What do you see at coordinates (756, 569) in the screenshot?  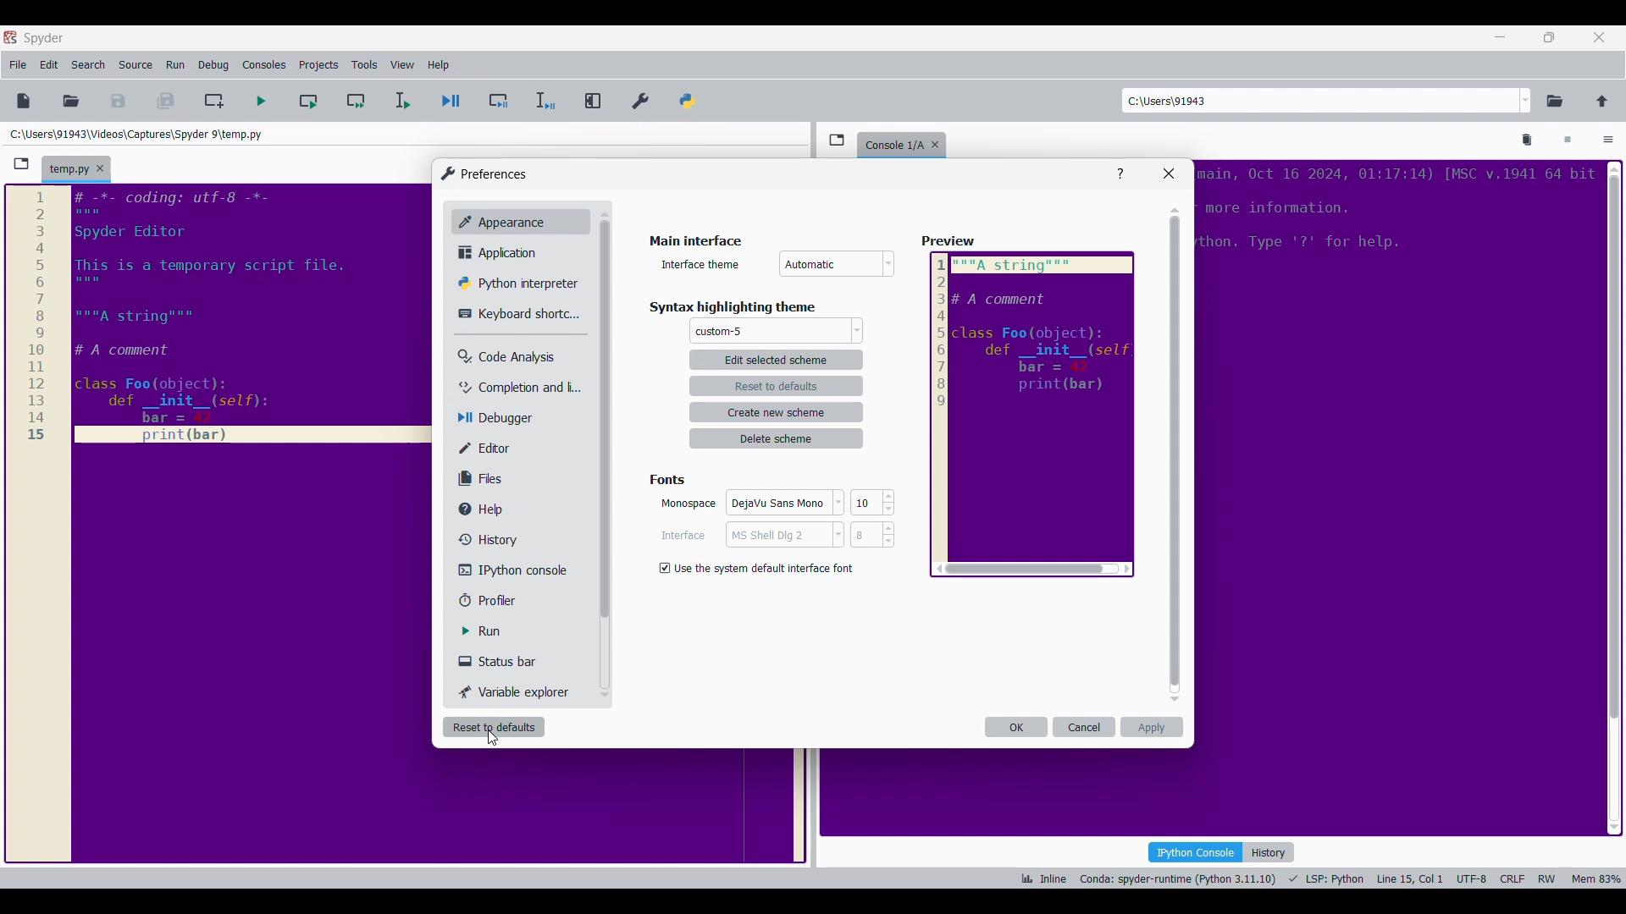 I see `Toggle for default interface font` at bounding box center [756, 569].